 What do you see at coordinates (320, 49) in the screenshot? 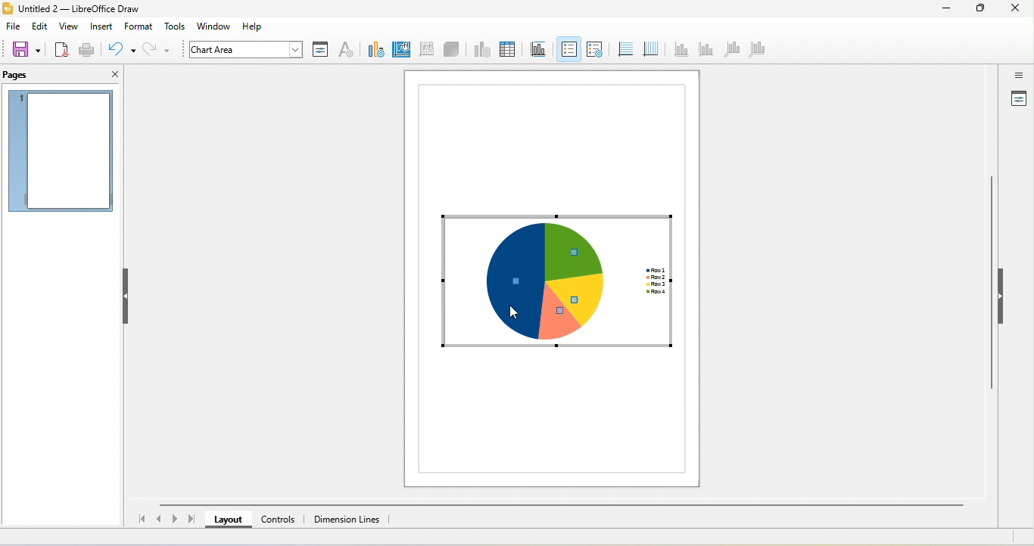
I see `format selection` at bounding box center [320, 49].